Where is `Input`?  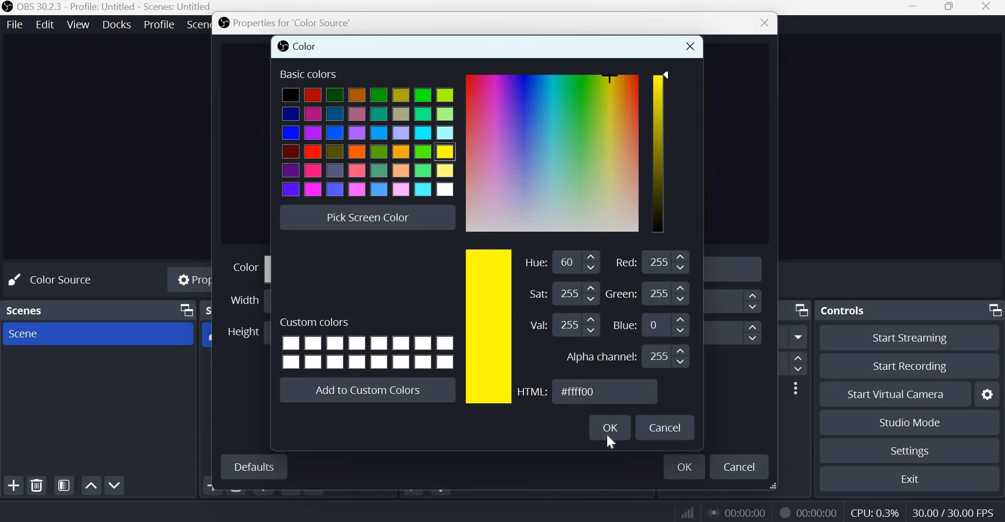 Input is located at coordinates (576, 293).